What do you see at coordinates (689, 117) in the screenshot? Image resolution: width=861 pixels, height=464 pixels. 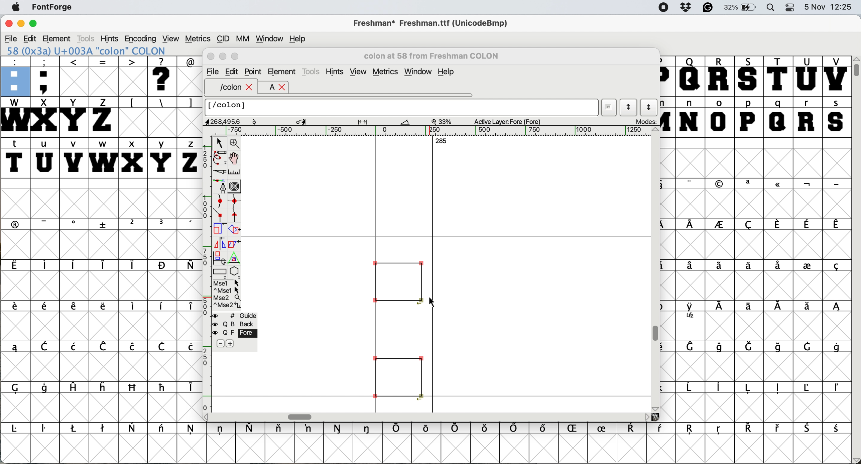 I see `n` at bounding box center [689, 117].